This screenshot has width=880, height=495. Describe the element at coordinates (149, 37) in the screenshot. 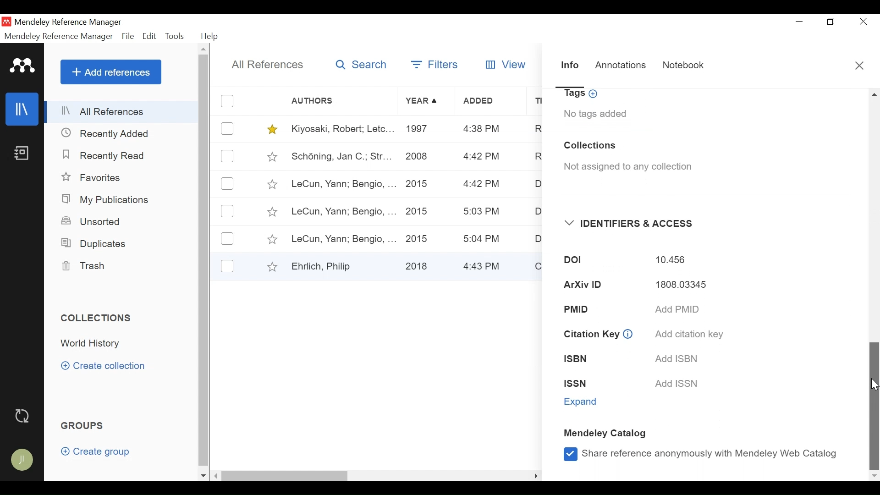

I see `Edit` at that location.